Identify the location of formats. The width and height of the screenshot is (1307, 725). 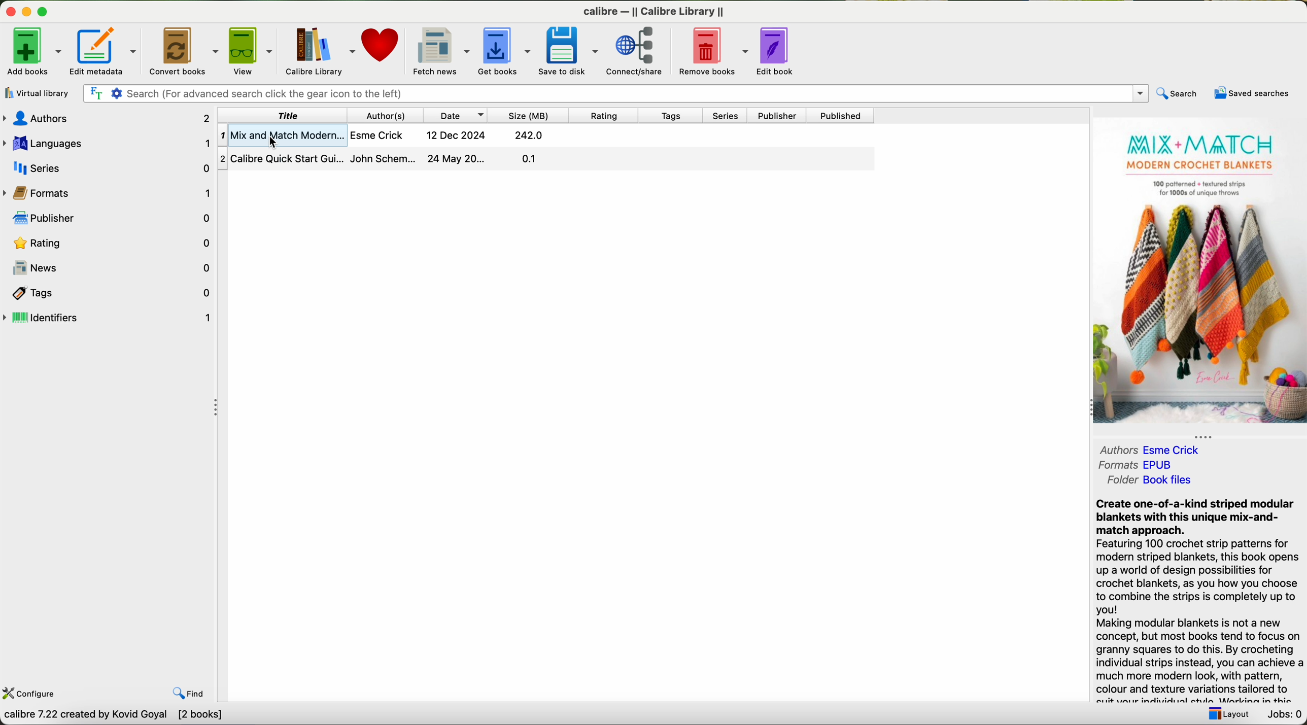
(108, 194).